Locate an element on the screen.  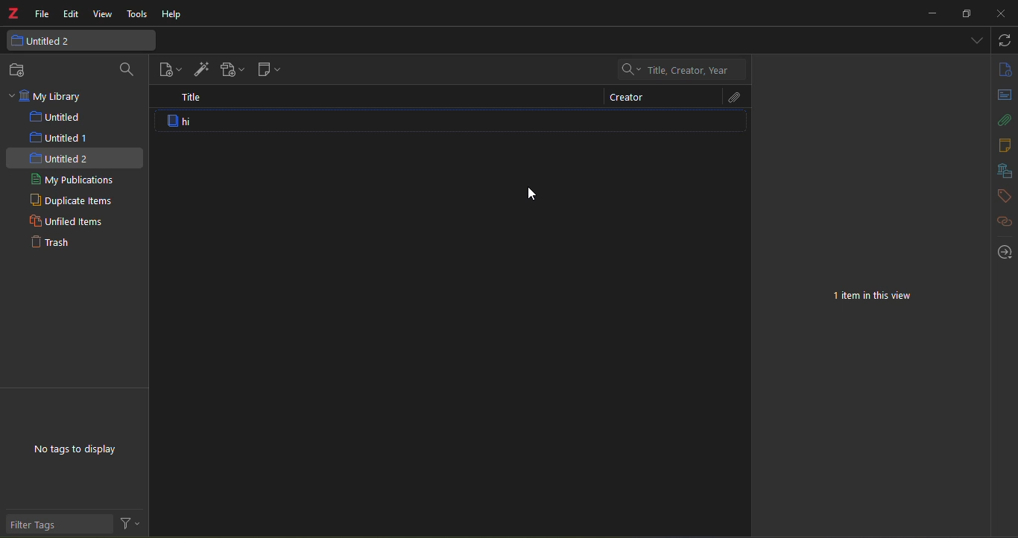
attach is located at coordinates (730, 97).